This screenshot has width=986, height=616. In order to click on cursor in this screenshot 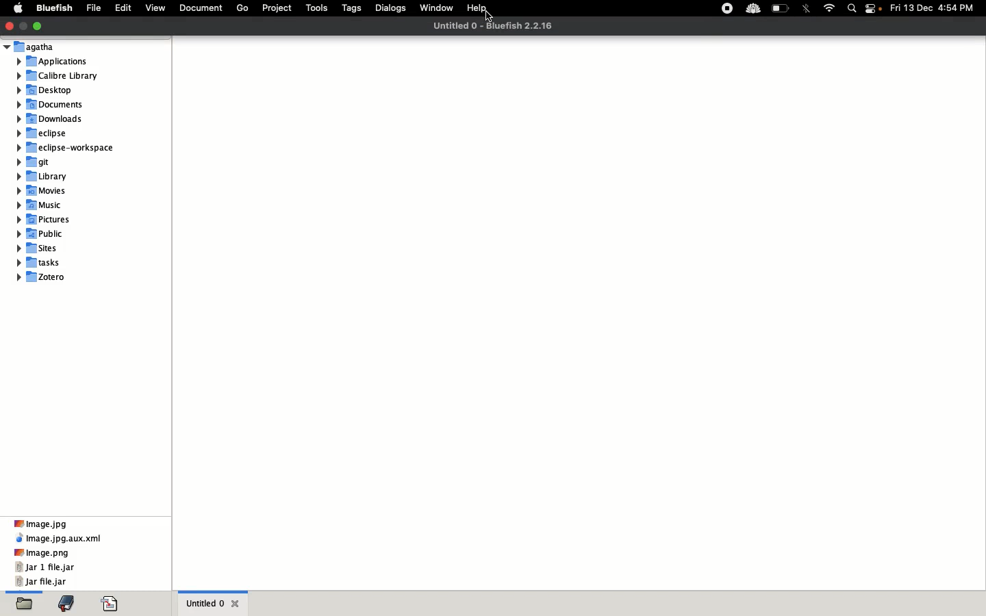, I will do `click(489, 16)`.